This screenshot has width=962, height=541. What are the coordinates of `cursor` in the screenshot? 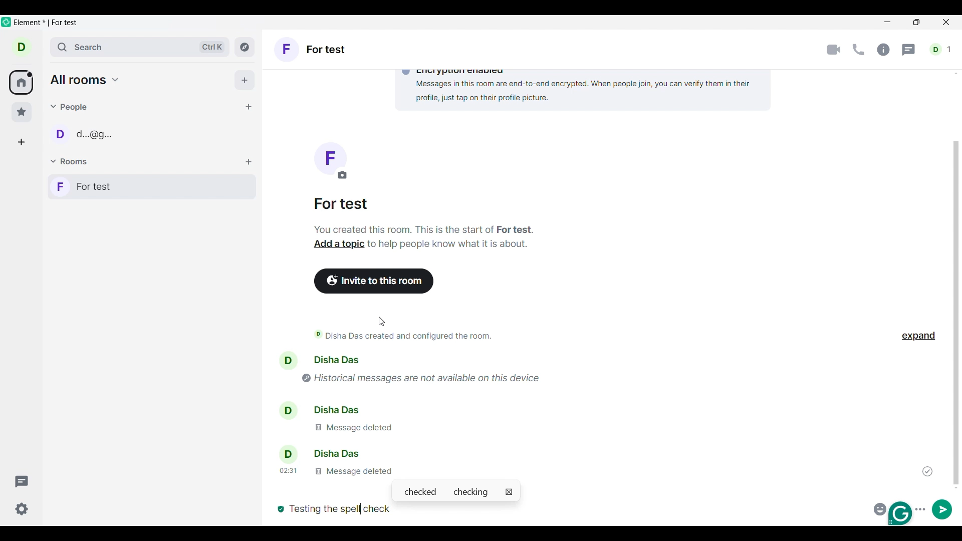 It's located at (360, 507).